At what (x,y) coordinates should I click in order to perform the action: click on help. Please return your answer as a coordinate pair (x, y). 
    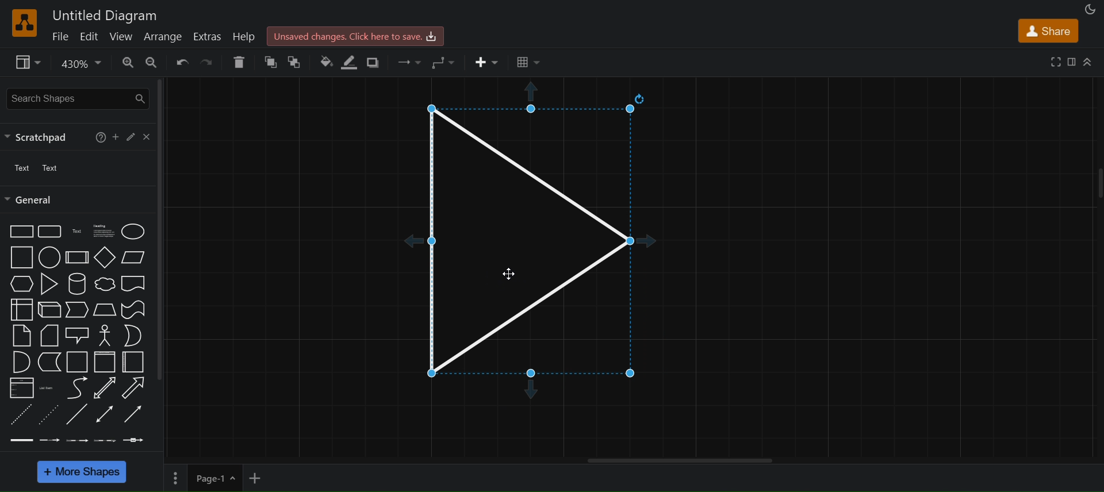
    Looking at the image, I should click on (243, 36).